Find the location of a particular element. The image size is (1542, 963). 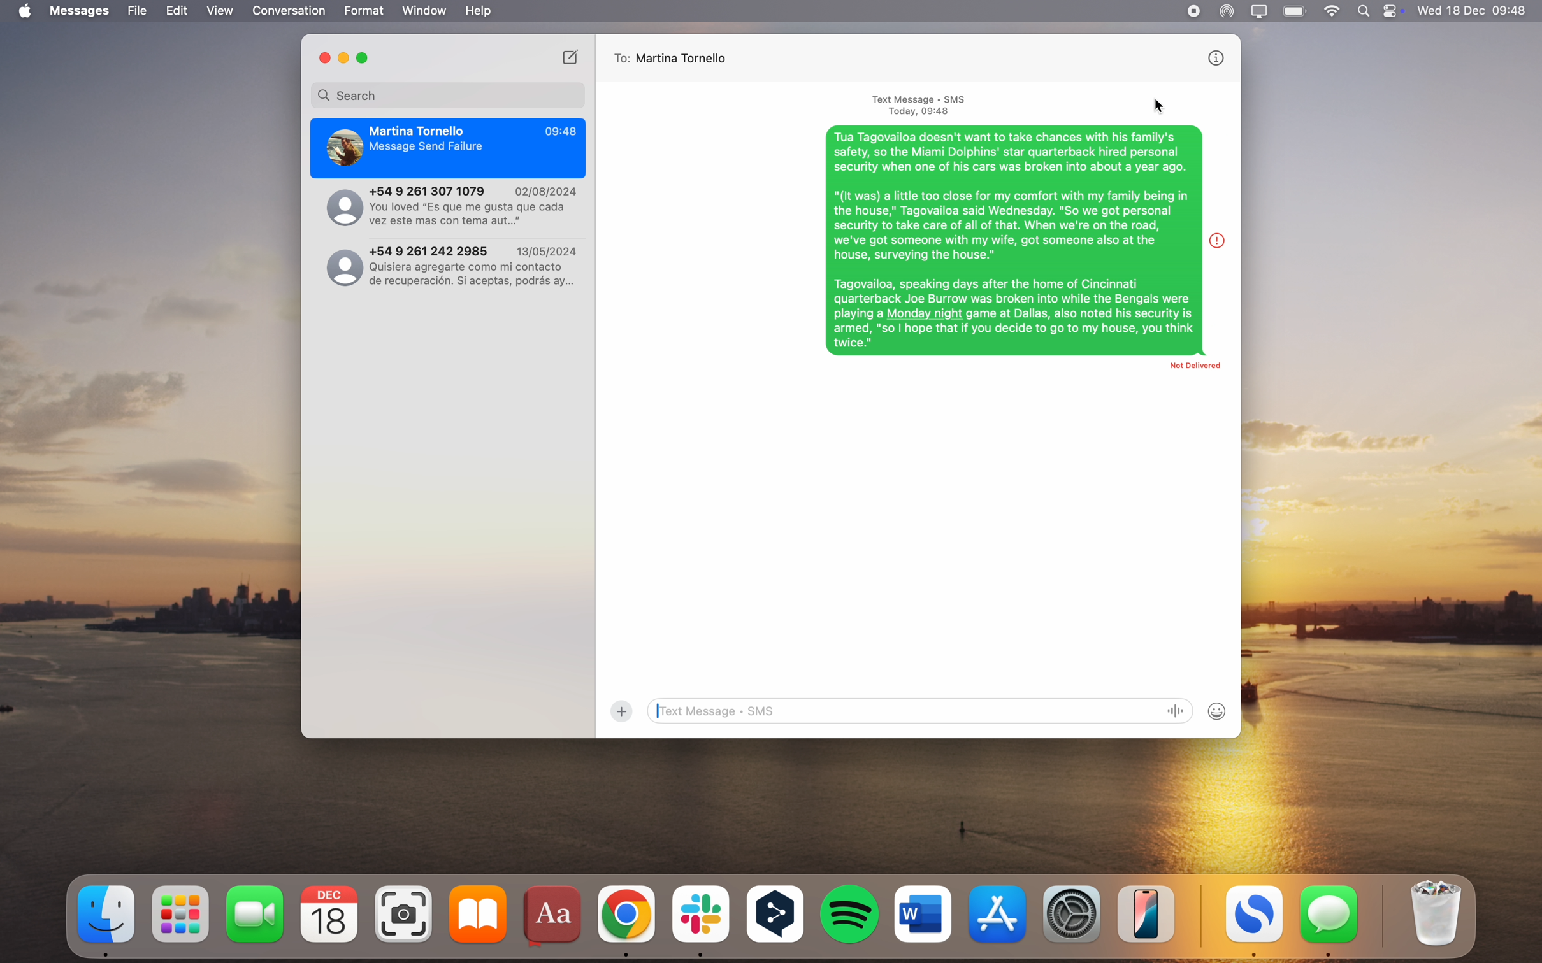

conversation is located at coordinates (290, 11).